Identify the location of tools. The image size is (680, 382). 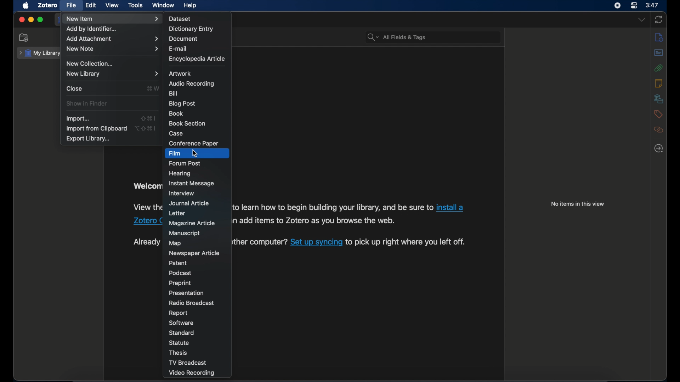
(136, 5).